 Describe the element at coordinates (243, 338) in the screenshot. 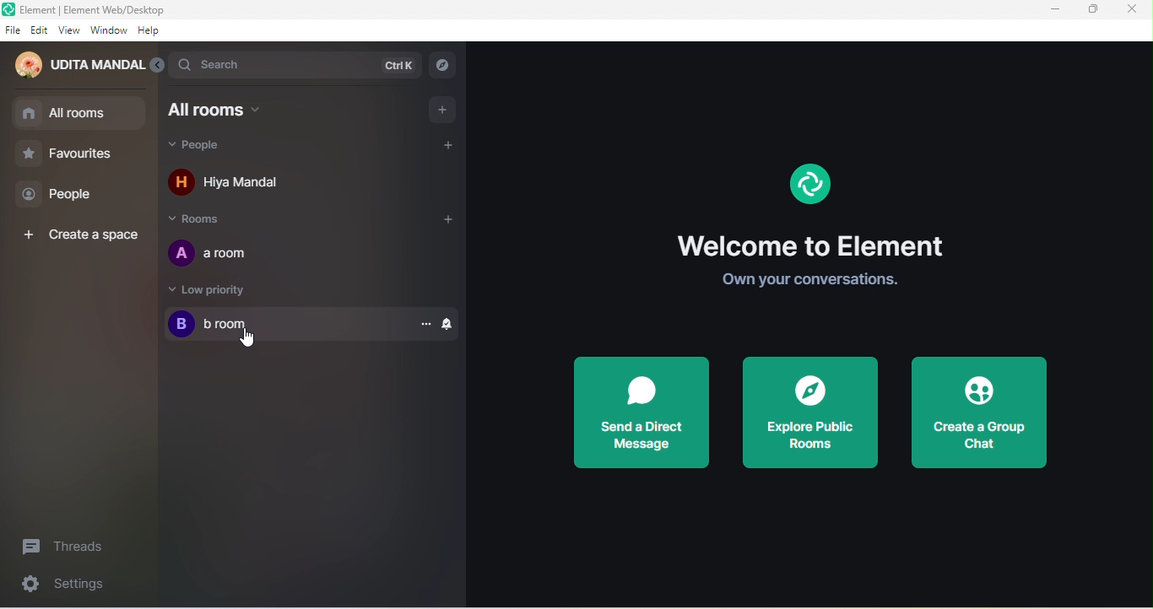

I see `cursor` at that location.